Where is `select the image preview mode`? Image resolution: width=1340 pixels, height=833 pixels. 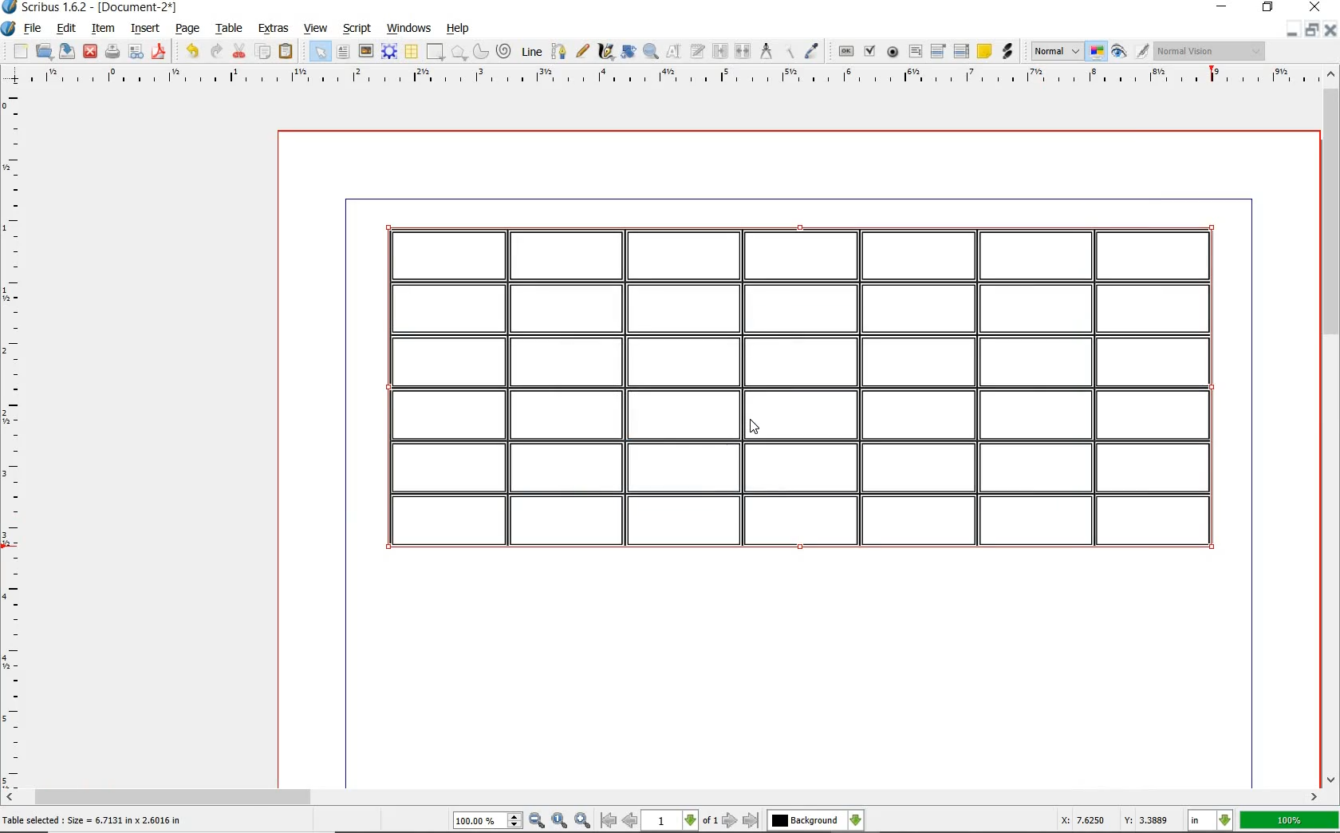 select the image preview mode is located at coordinates (1054, 51).